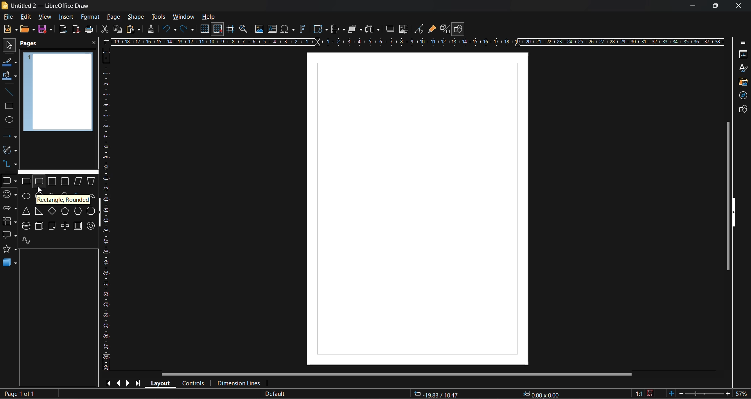 Image resolution: width=751 pixels, height=399 pixels. Describe the element at coordinates (41, 191) in the screenshot. I see `cursor` at that location.